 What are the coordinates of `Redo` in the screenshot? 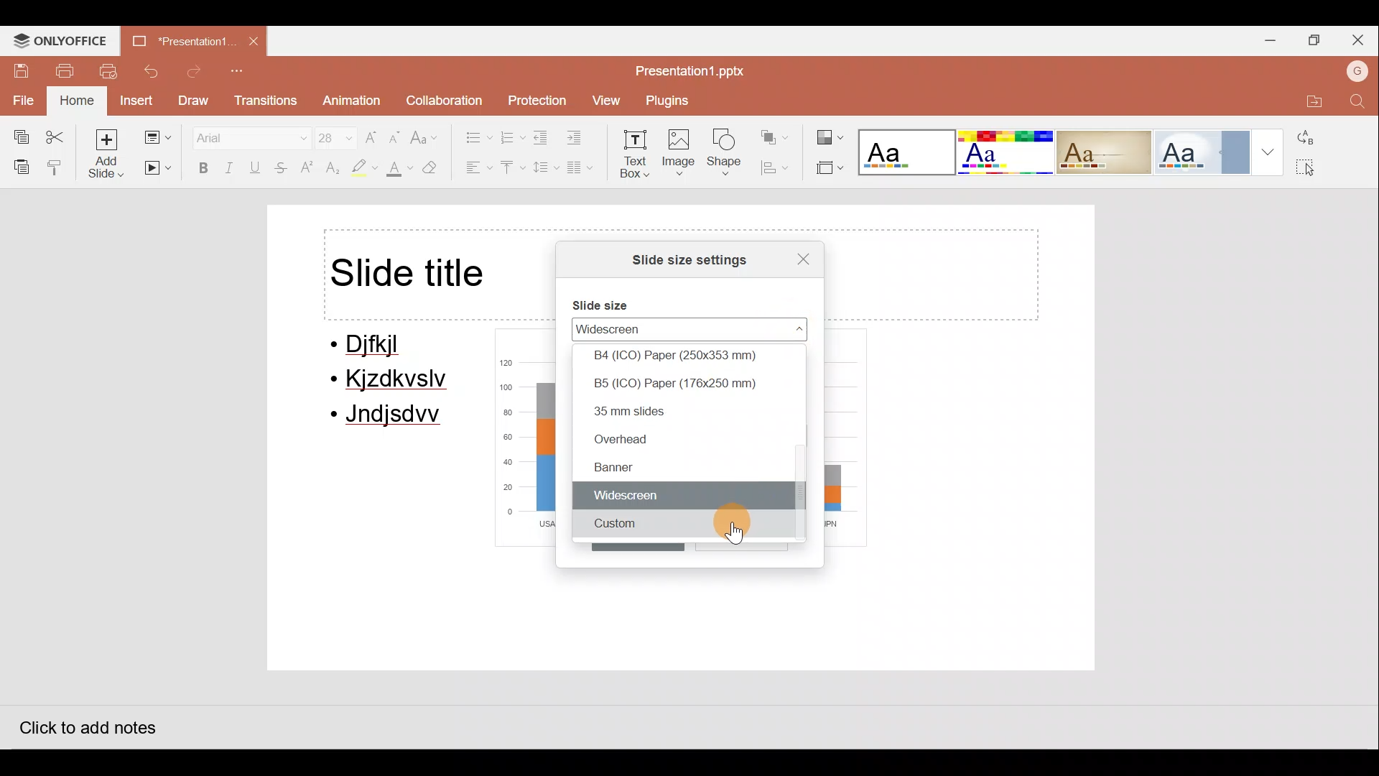 It's located at (195, 72).